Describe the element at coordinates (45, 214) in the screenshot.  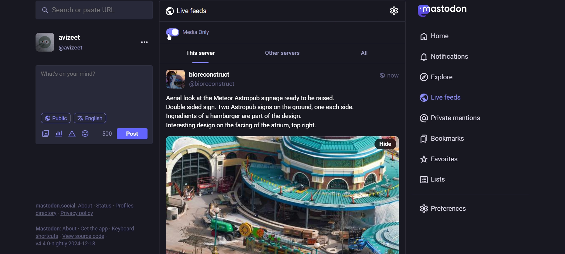
I see `directory` at that location.